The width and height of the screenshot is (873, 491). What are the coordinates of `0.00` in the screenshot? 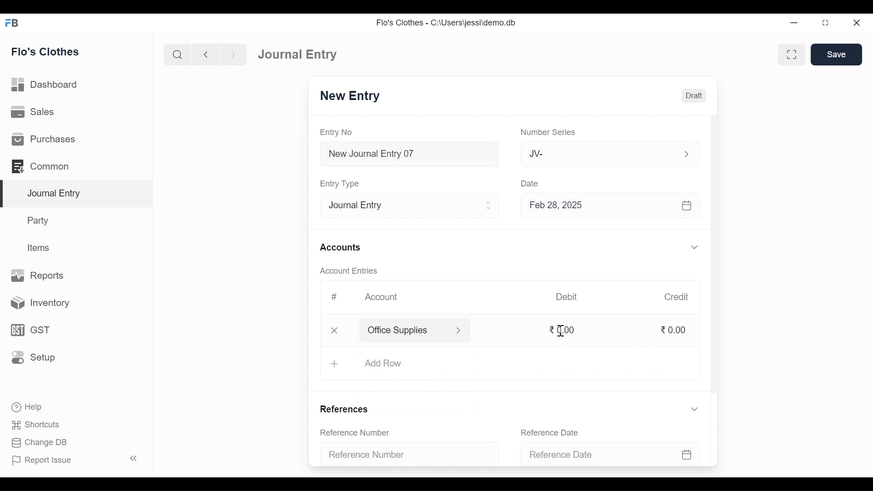 It's located at (565, 330).